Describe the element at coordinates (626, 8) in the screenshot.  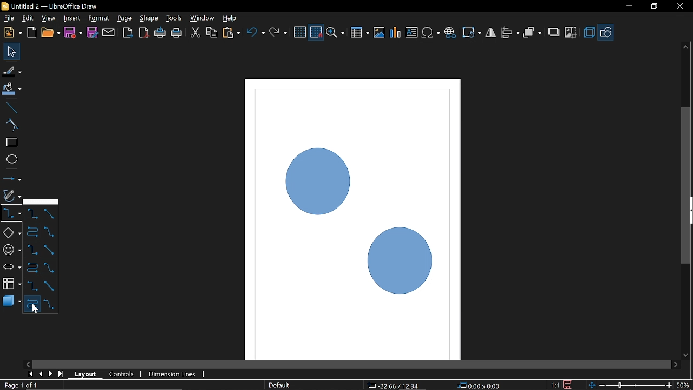
I see `Minimize` at that location.